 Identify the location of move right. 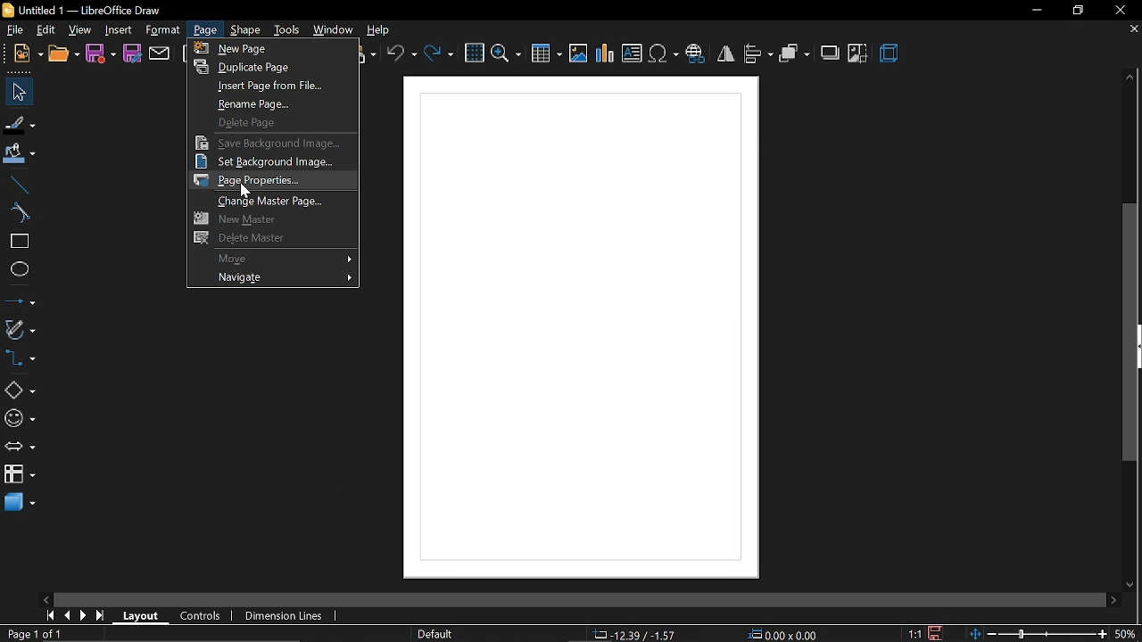
(1112, 598).